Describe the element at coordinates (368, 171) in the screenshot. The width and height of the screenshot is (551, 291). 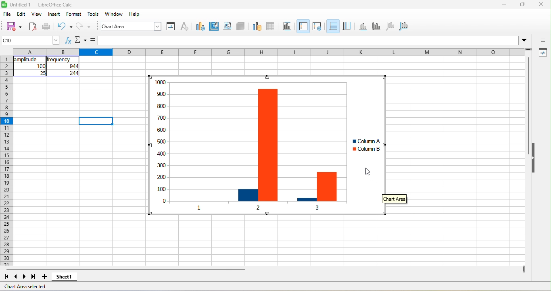
I see `cursor` at that location.